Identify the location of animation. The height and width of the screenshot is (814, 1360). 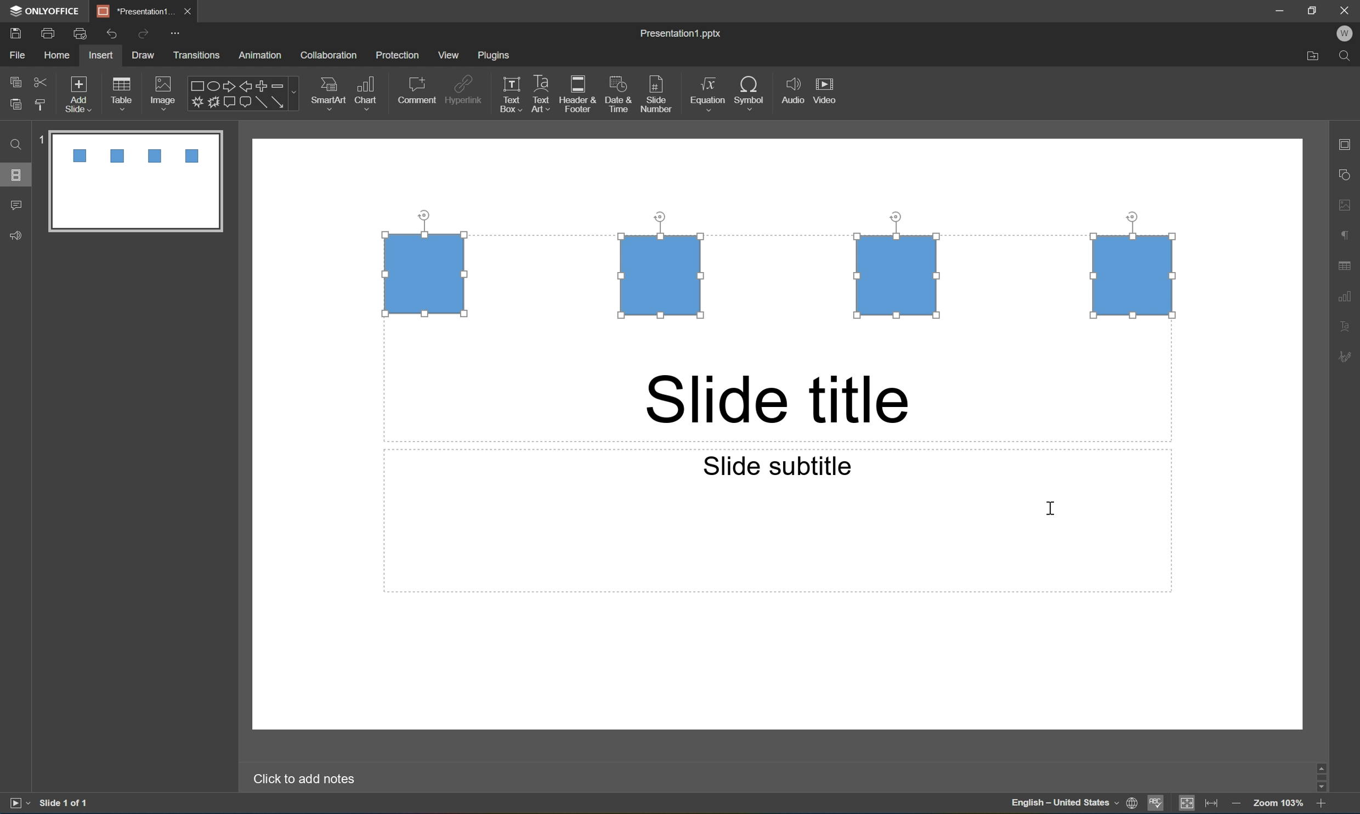
(264, 55).